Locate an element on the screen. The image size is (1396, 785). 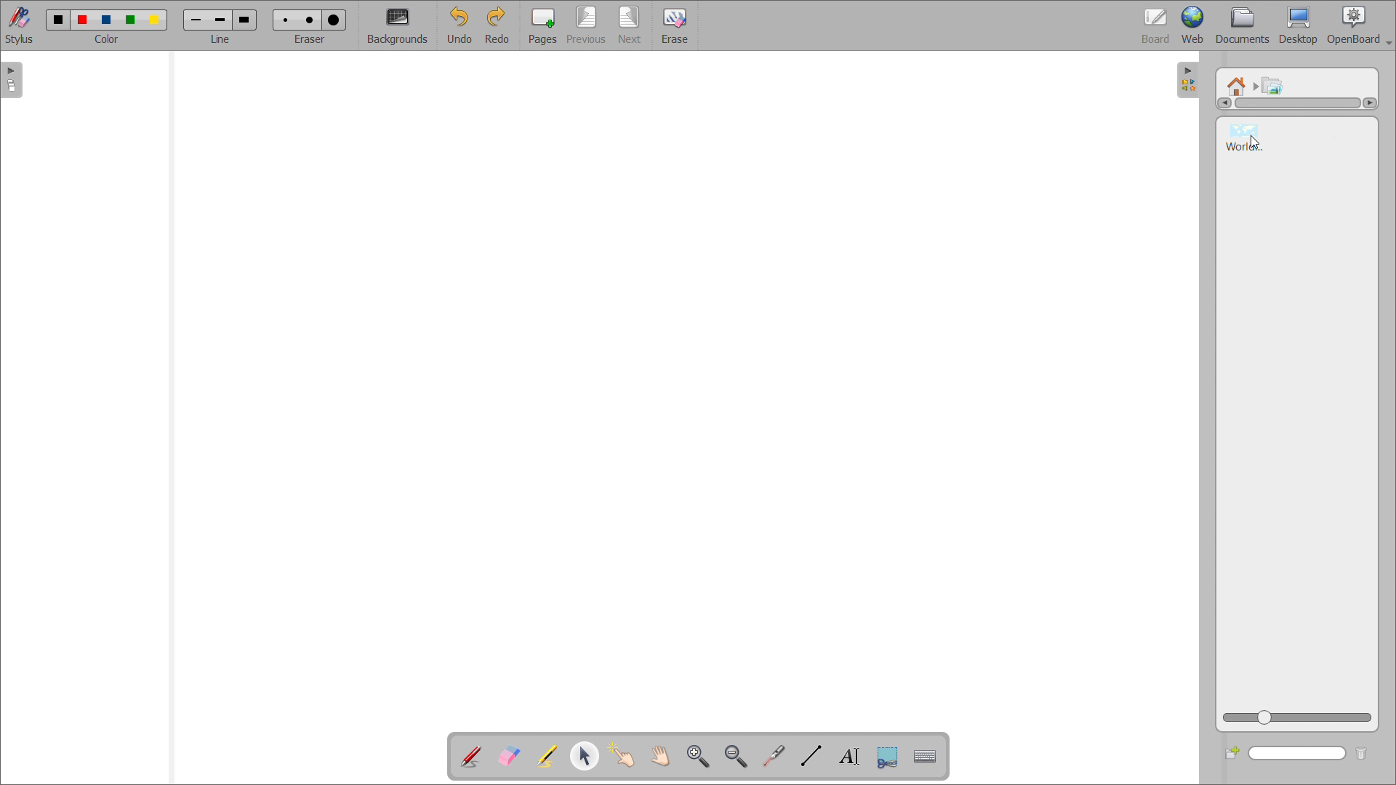
add annotation is located at coordinates (472, 756).